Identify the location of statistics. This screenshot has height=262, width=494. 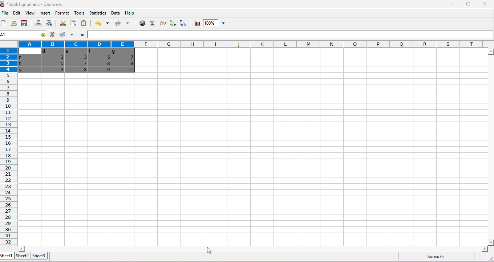
(97, 13).